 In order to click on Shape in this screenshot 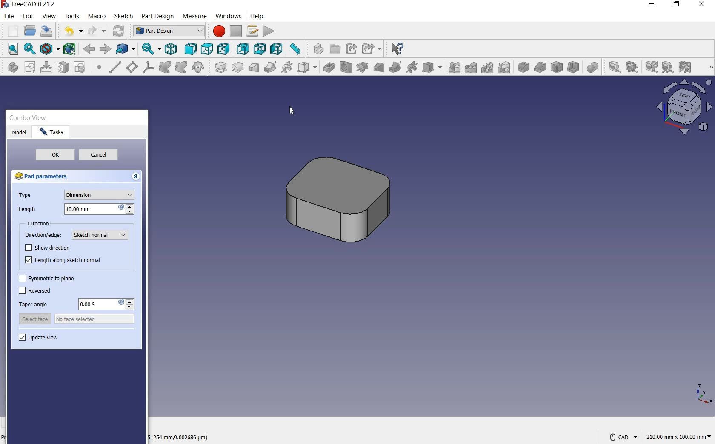, I will do `click(683, 110)`.